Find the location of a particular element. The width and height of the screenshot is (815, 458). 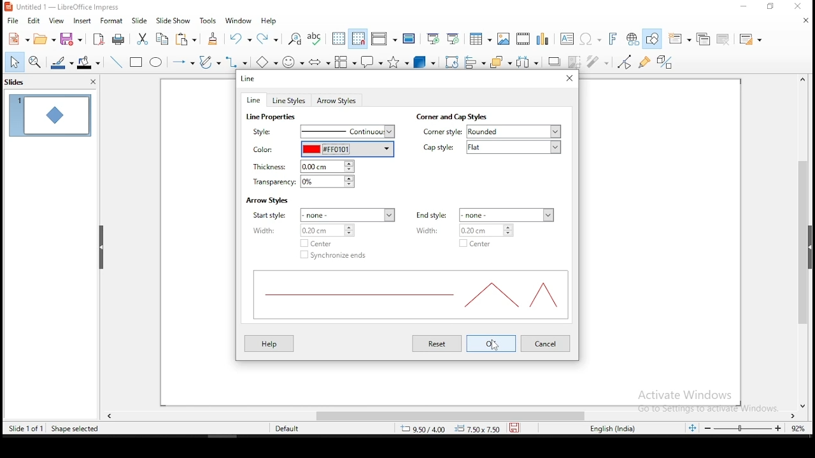

slide layout is located at coordinates (753, 39).